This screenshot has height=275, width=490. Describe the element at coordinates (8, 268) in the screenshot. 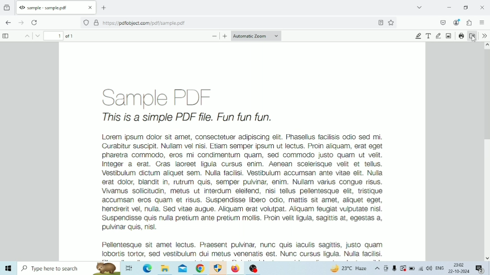

I see `Windows` at that location.